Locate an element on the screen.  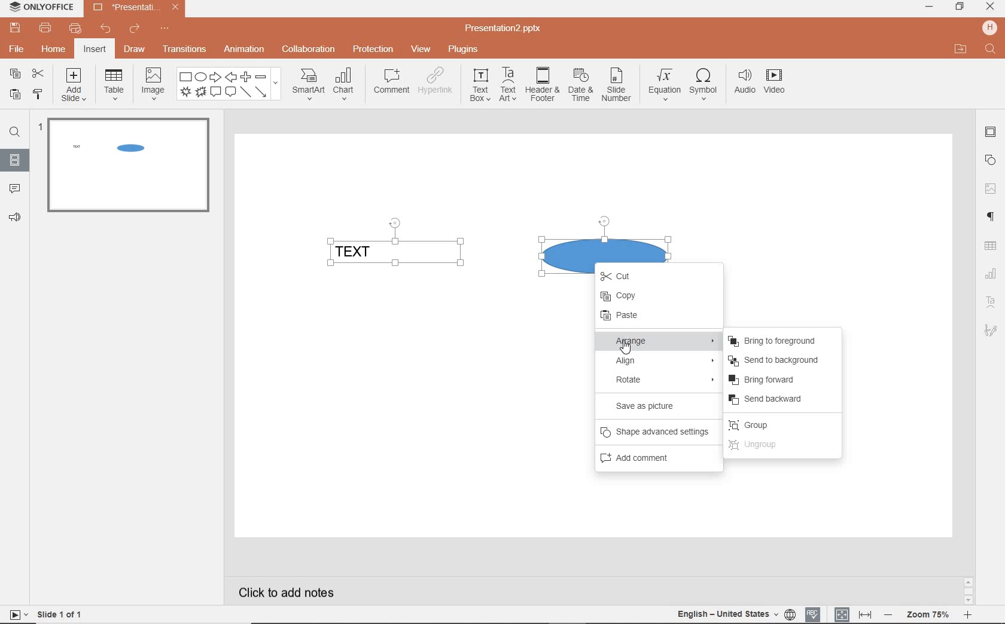
CLICK TO ADD NOTES is located at coordinates (289, 591).